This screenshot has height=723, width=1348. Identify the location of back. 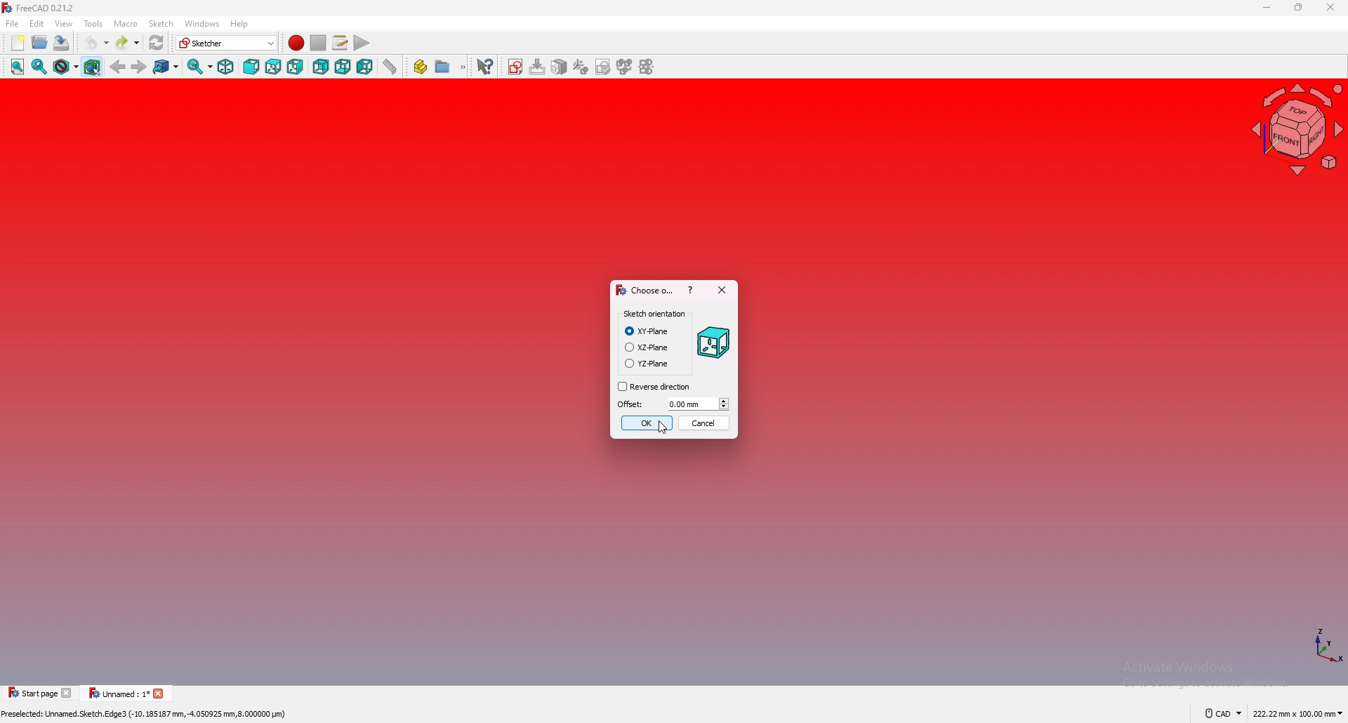
(118, 66).